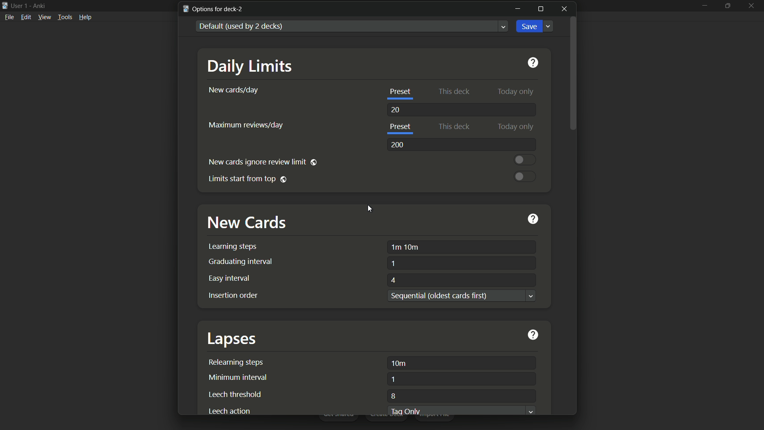 This screenshot has height=430, width=764. Describe the element at coordinates (564, 9) in the screenshot. I see `close window` at that location.